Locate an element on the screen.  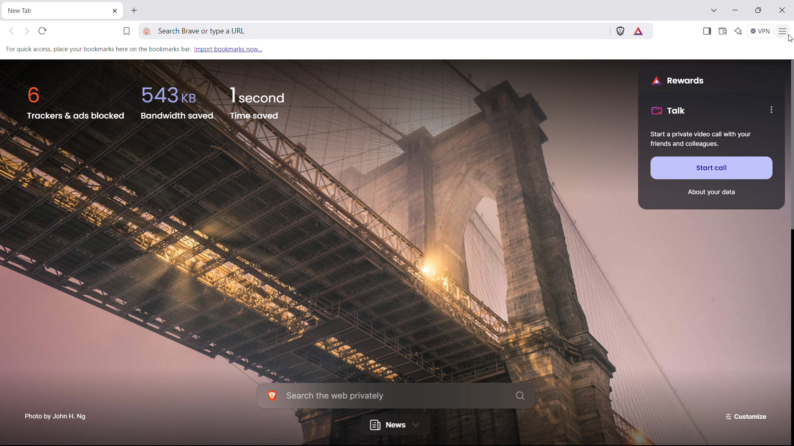
customize and control is located at coordinates (783, 32).